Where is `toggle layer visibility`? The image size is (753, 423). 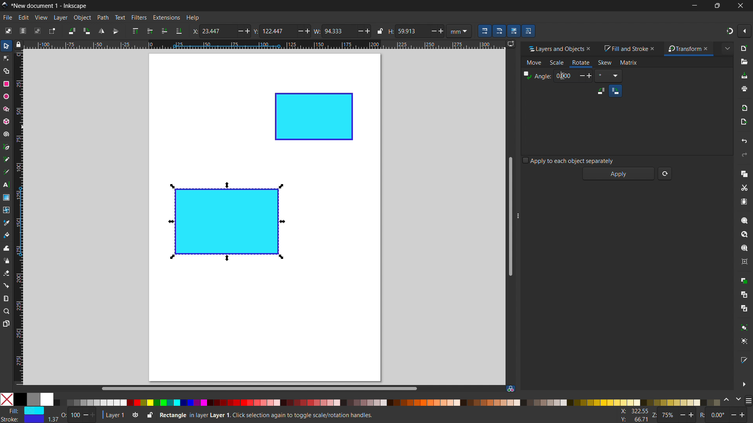
toggle layer visibility is located at coordinates (136, 416).